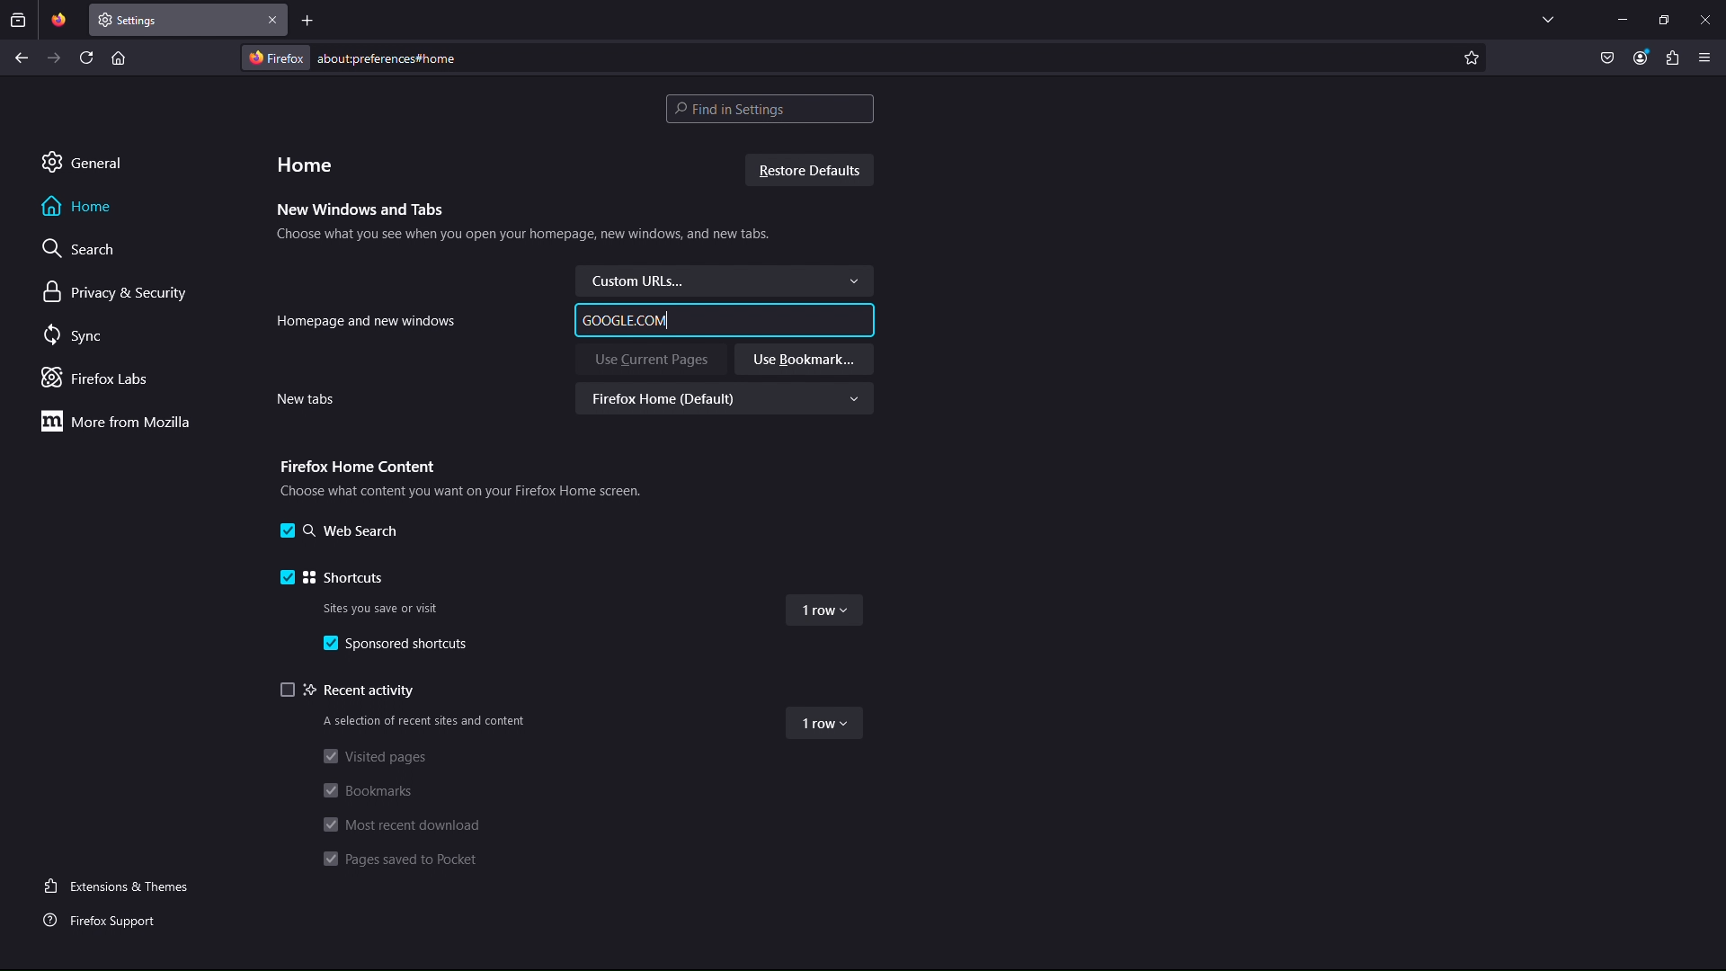  Describe the element at coordinates (308, 20) in the screenshot. I see `Add new tab` at that location.